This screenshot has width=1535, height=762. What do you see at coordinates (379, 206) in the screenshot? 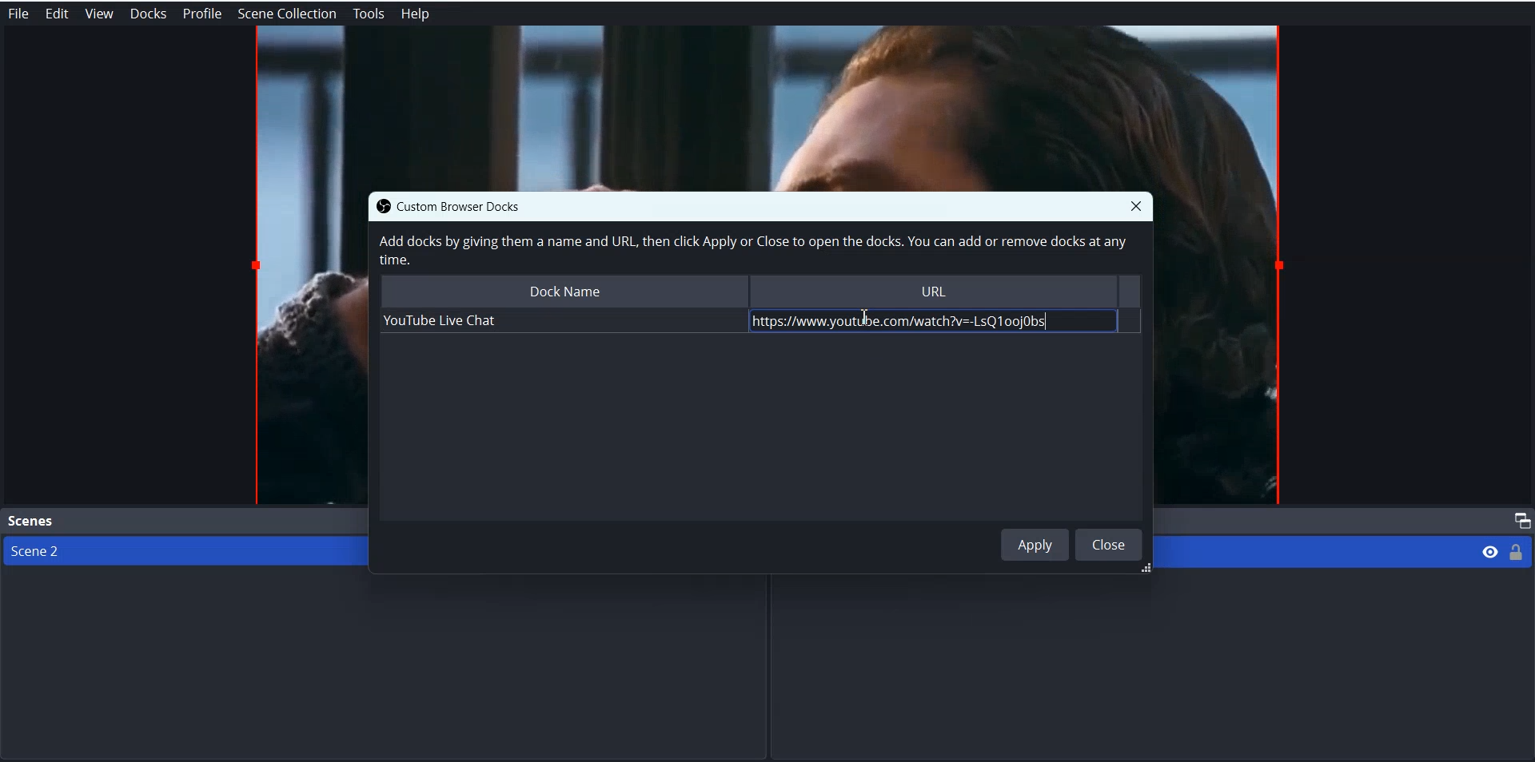
I see `OBS logo` at bounding box center [379, 206].